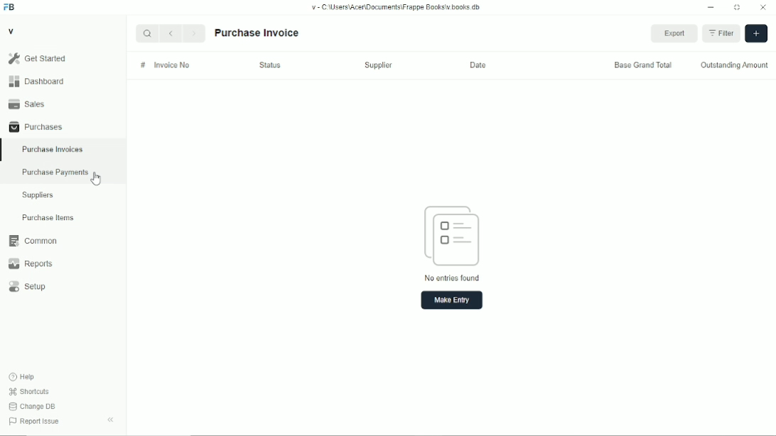 The width and height of the screenshot is (776, 436). What do you see at coordinates (711, 7) in the screenshot?
I see `Minimize` at bounding box center [711, 7].